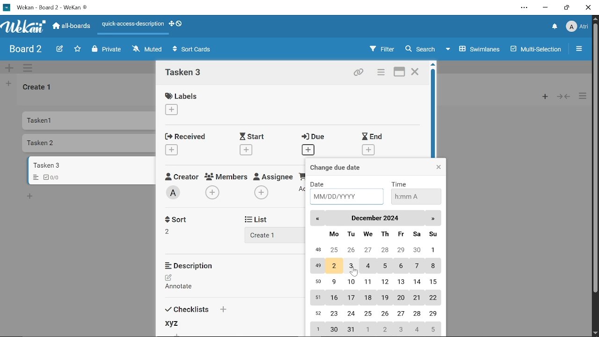 The image size is (599, 337). Describe the element at coordinates (90, 144) in the screenshot. I see `Card titled "Tasken 2"` at that location.